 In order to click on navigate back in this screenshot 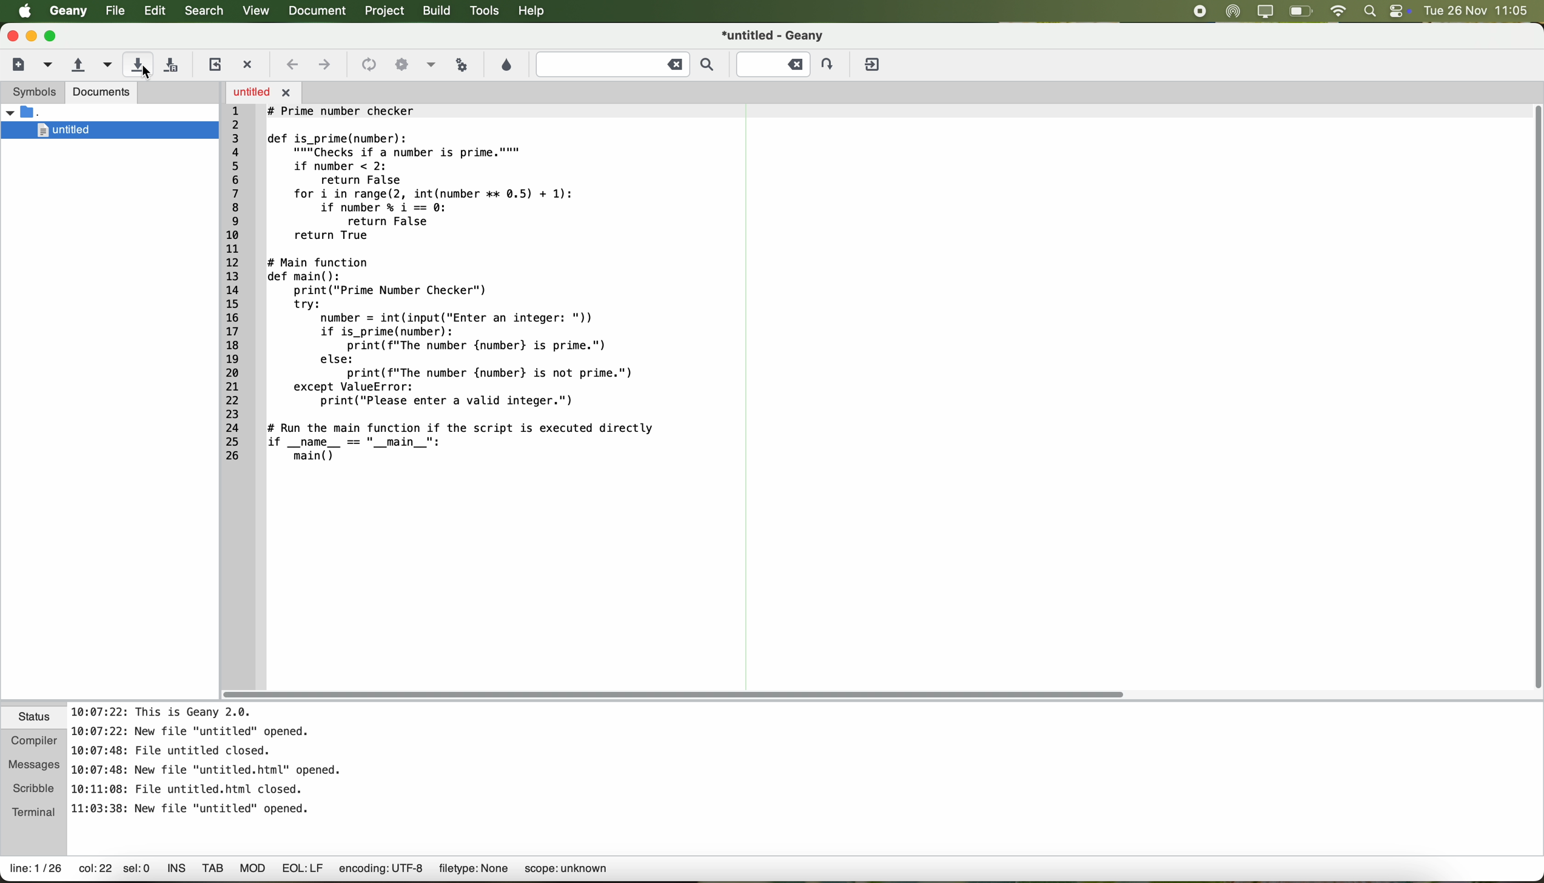, I will do `click(292, 64)`.